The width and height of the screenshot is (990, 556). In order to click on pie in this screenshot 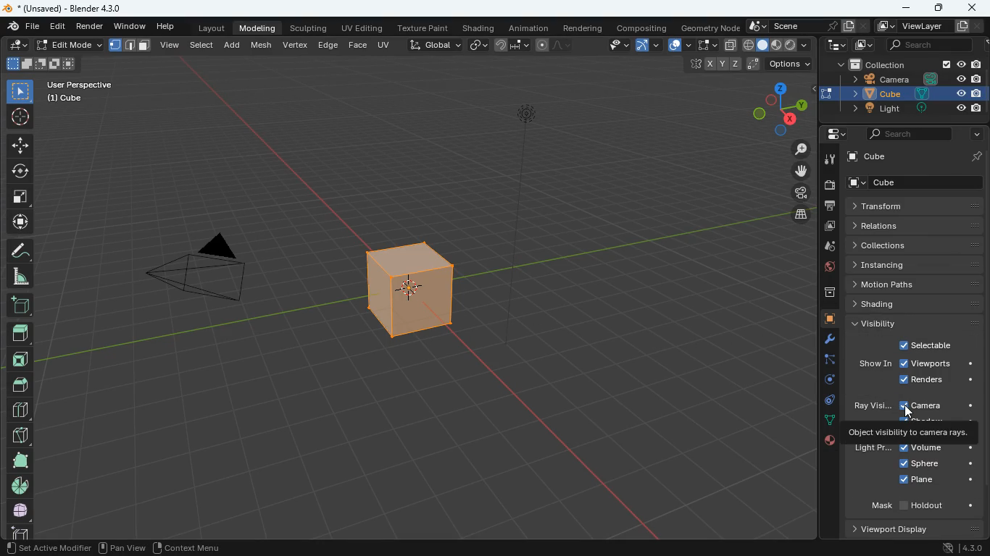, I will do `click(20, 487)`.